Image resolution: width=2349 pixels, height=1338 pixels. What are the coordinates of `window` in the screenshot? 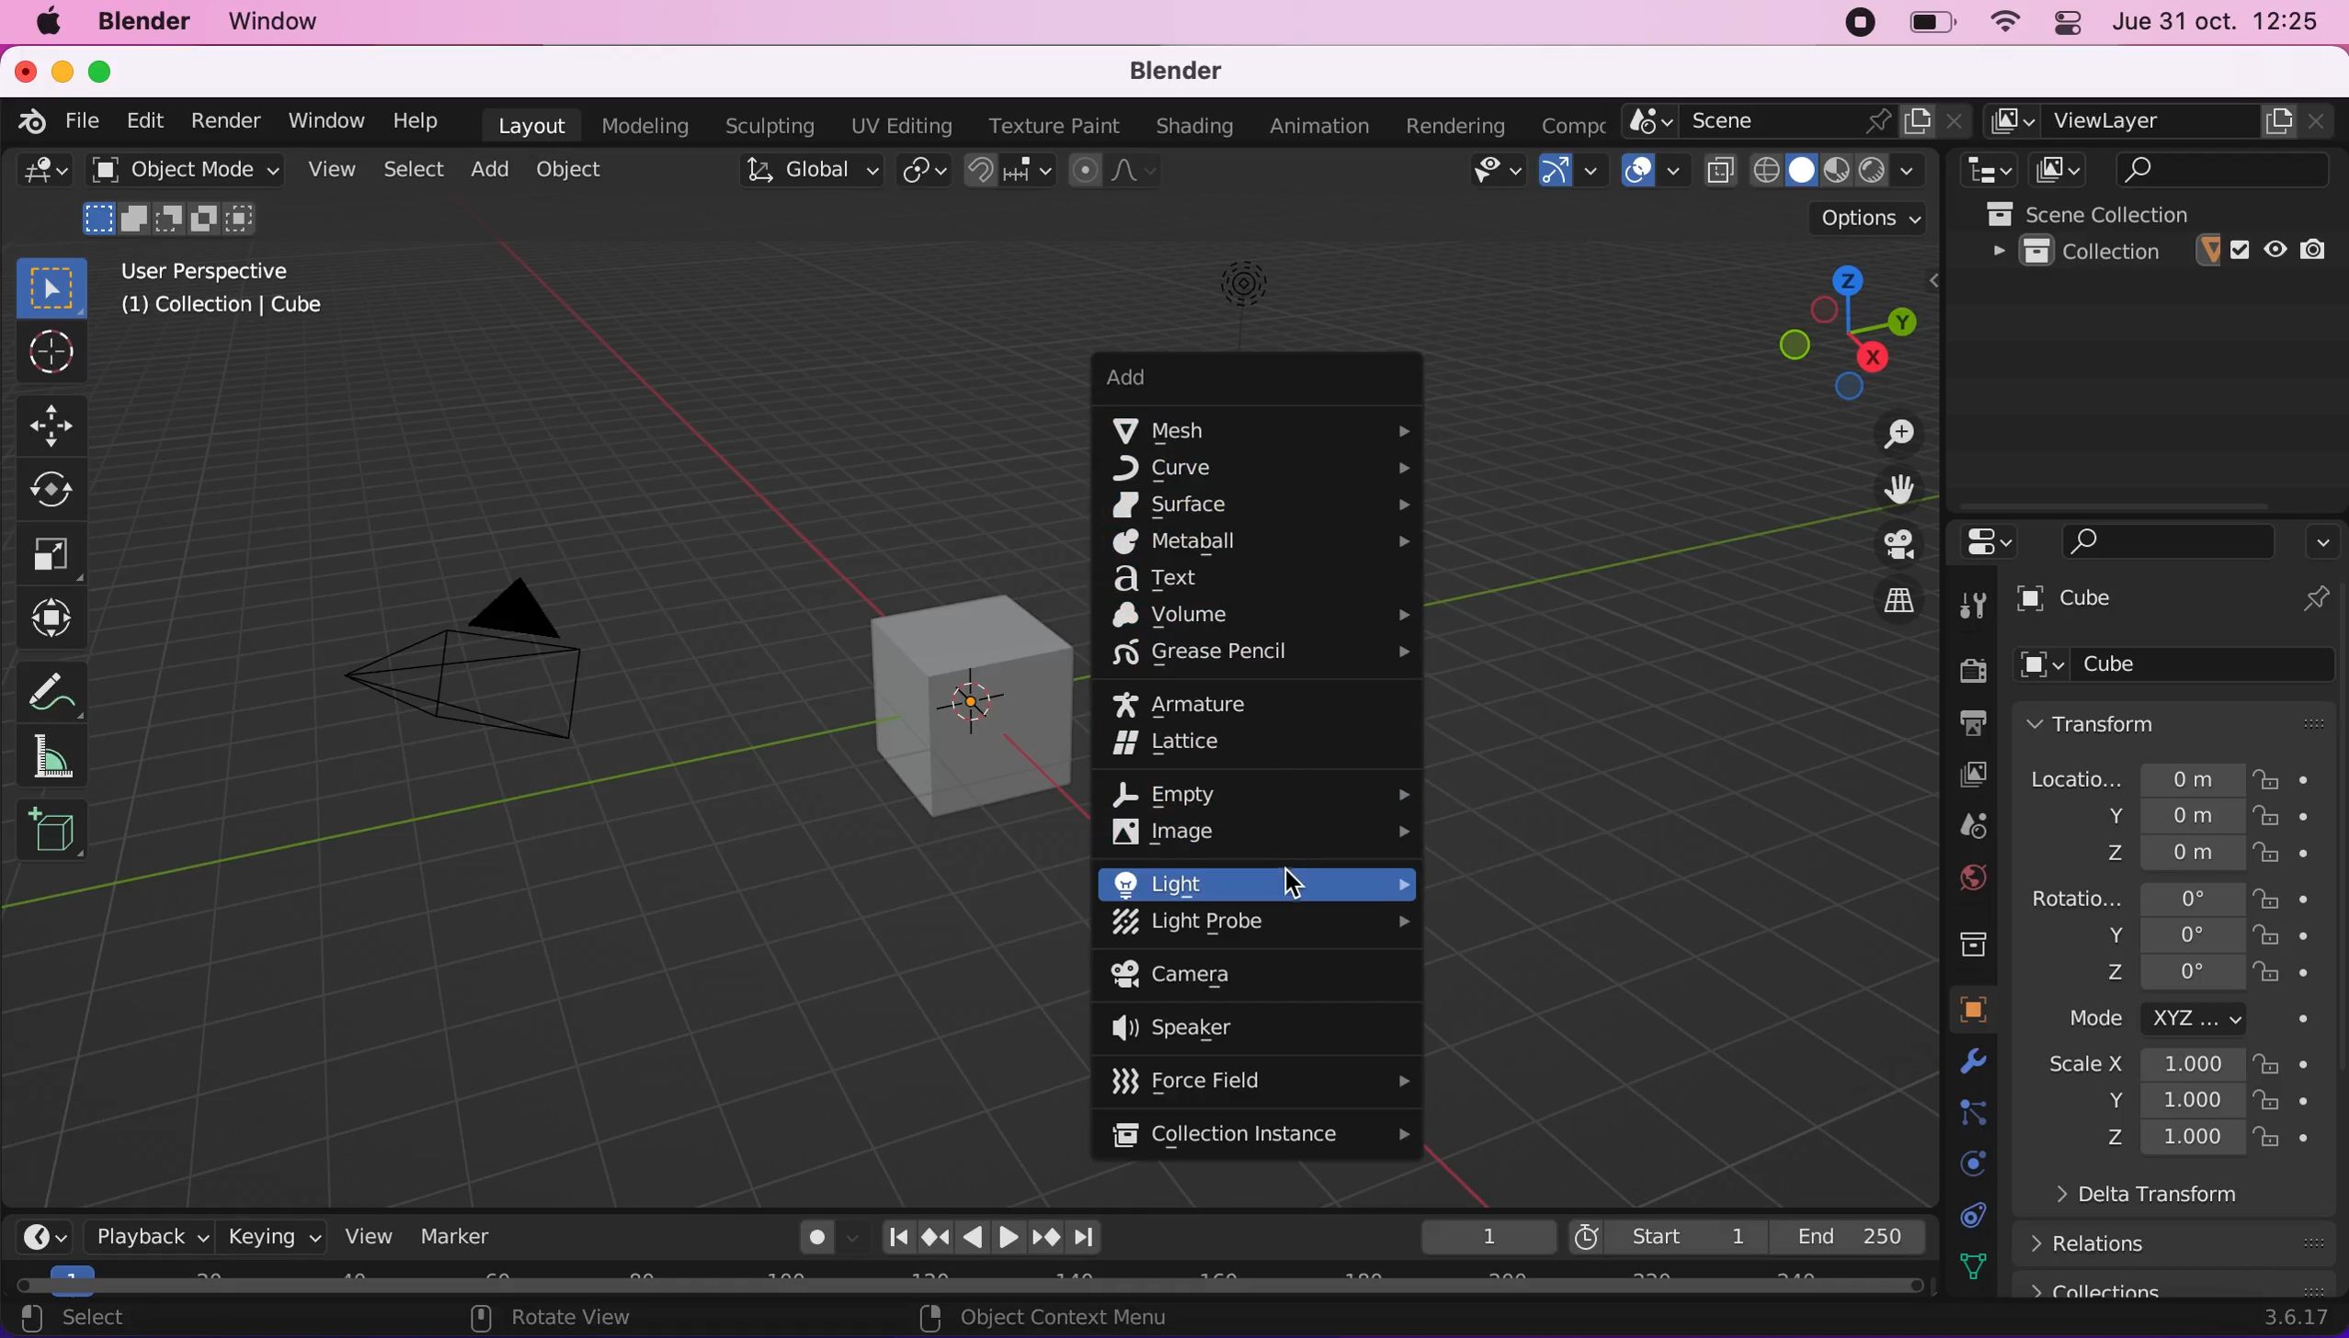 It's located at (286, 23).